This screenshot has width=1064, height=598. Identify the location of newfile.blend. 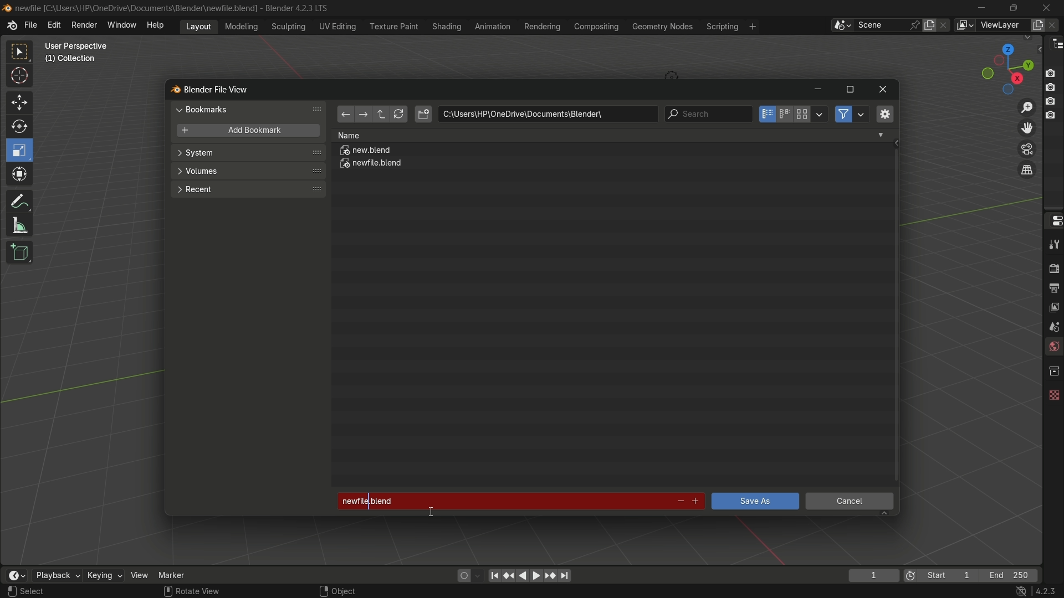
(502, 499).